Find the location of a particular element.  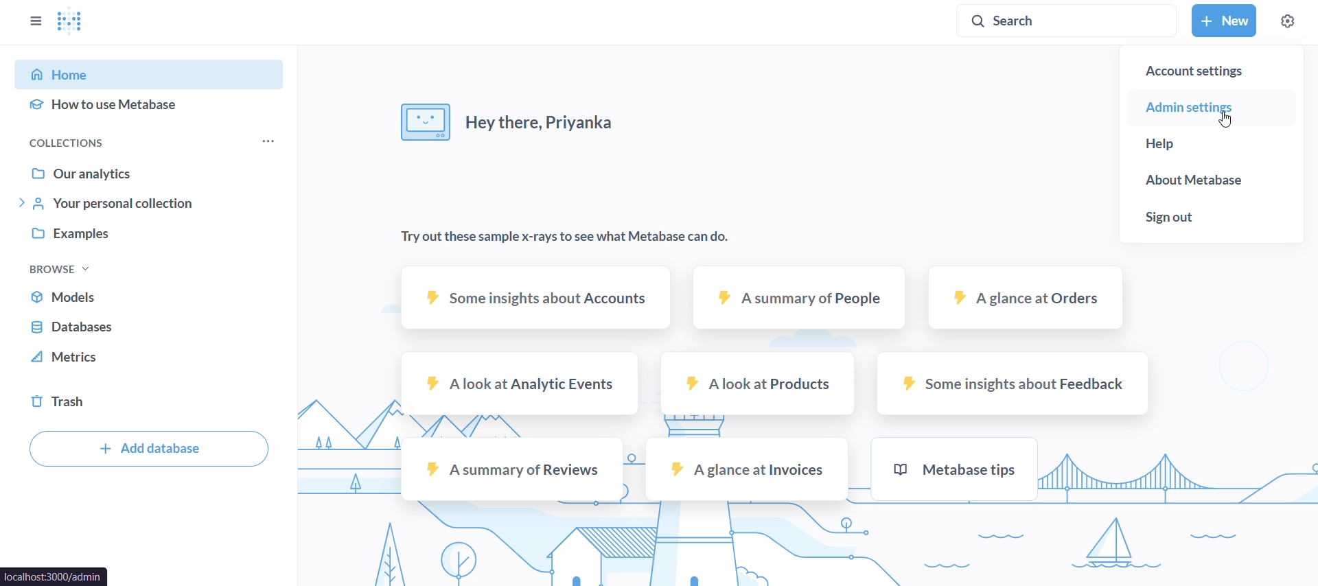

some insights about feedback is located at coordinates (1011, 384).